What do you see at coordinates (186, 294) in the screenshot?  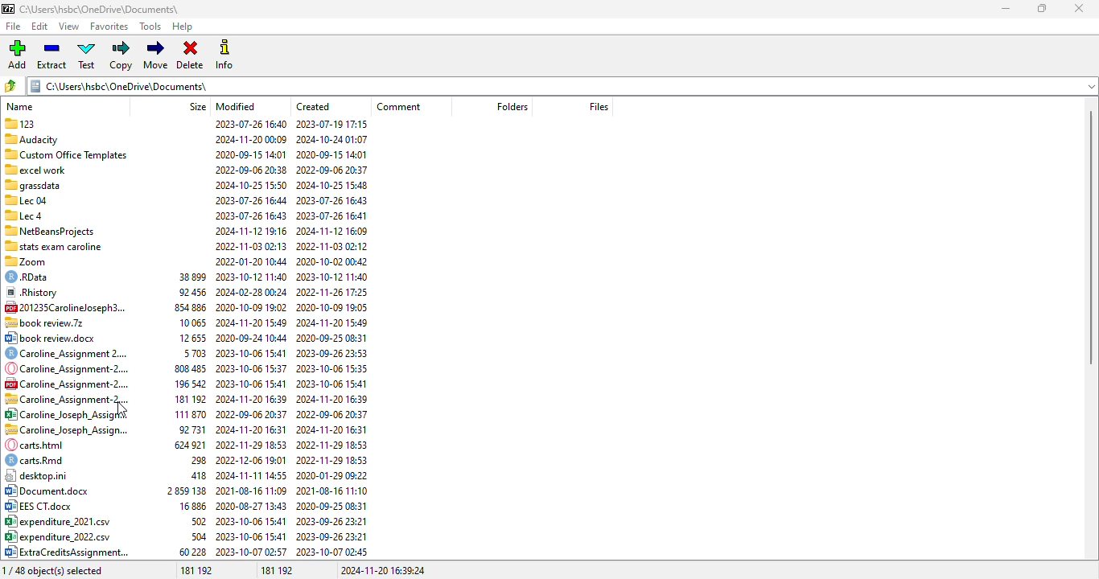 I see `.Rhistory 92456 2024-02-28 00:24 2022-11-26 17:25` at bounding box center [186, 294].